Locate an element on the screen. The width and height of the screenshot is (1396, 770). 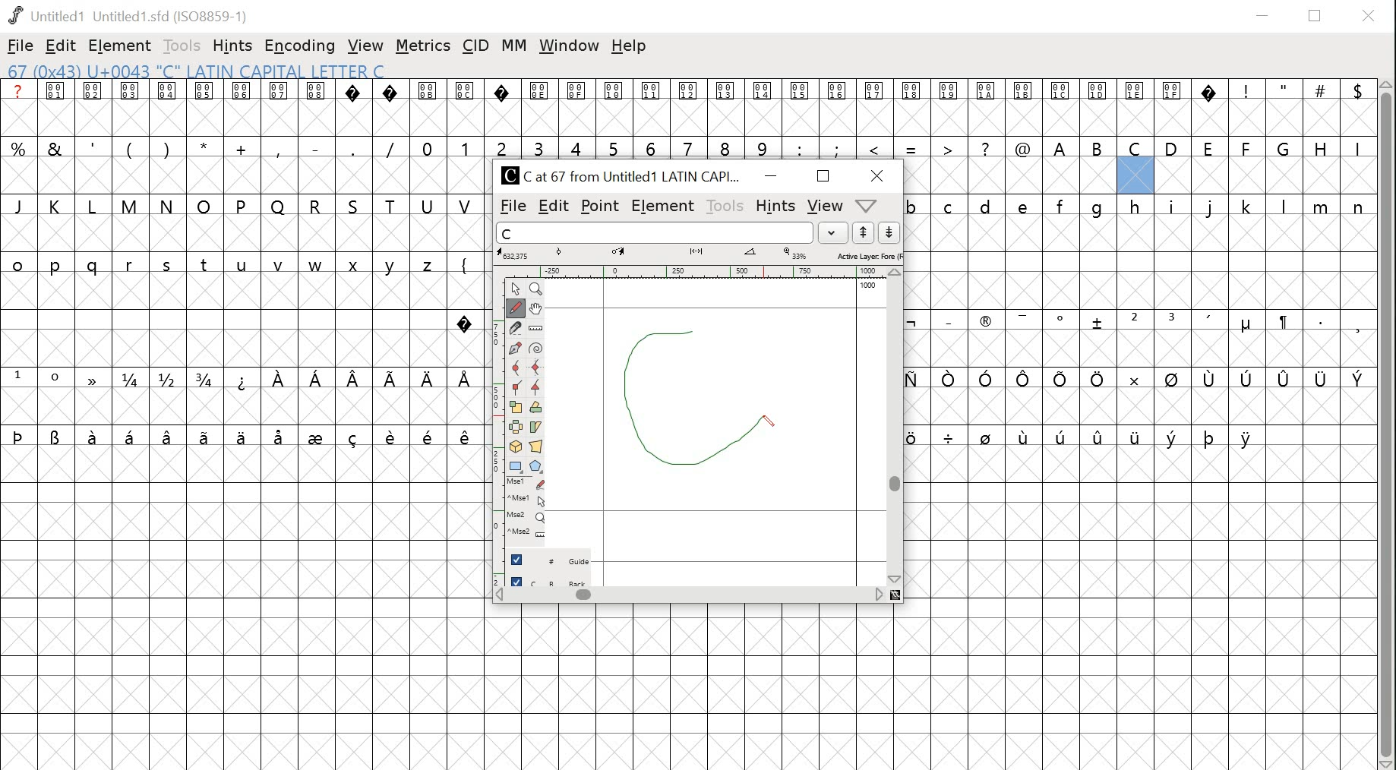
Untitled1 Untitled 1.sfd (IS08859-1) is located at coordinates (131, 15).